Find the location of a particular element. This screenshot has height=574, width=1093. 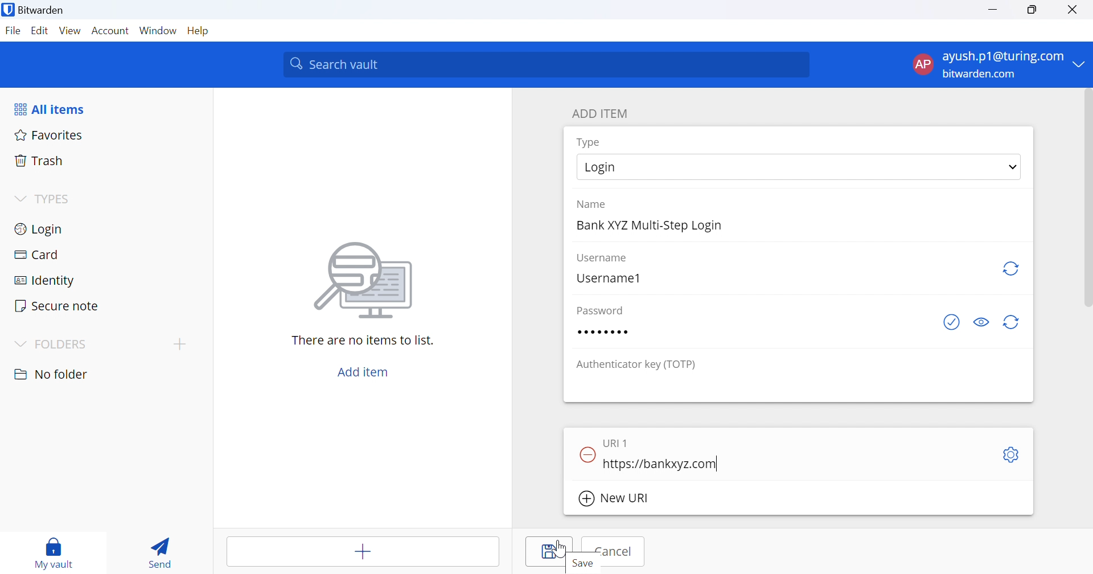

my vault is located at coordinates (57, 552).